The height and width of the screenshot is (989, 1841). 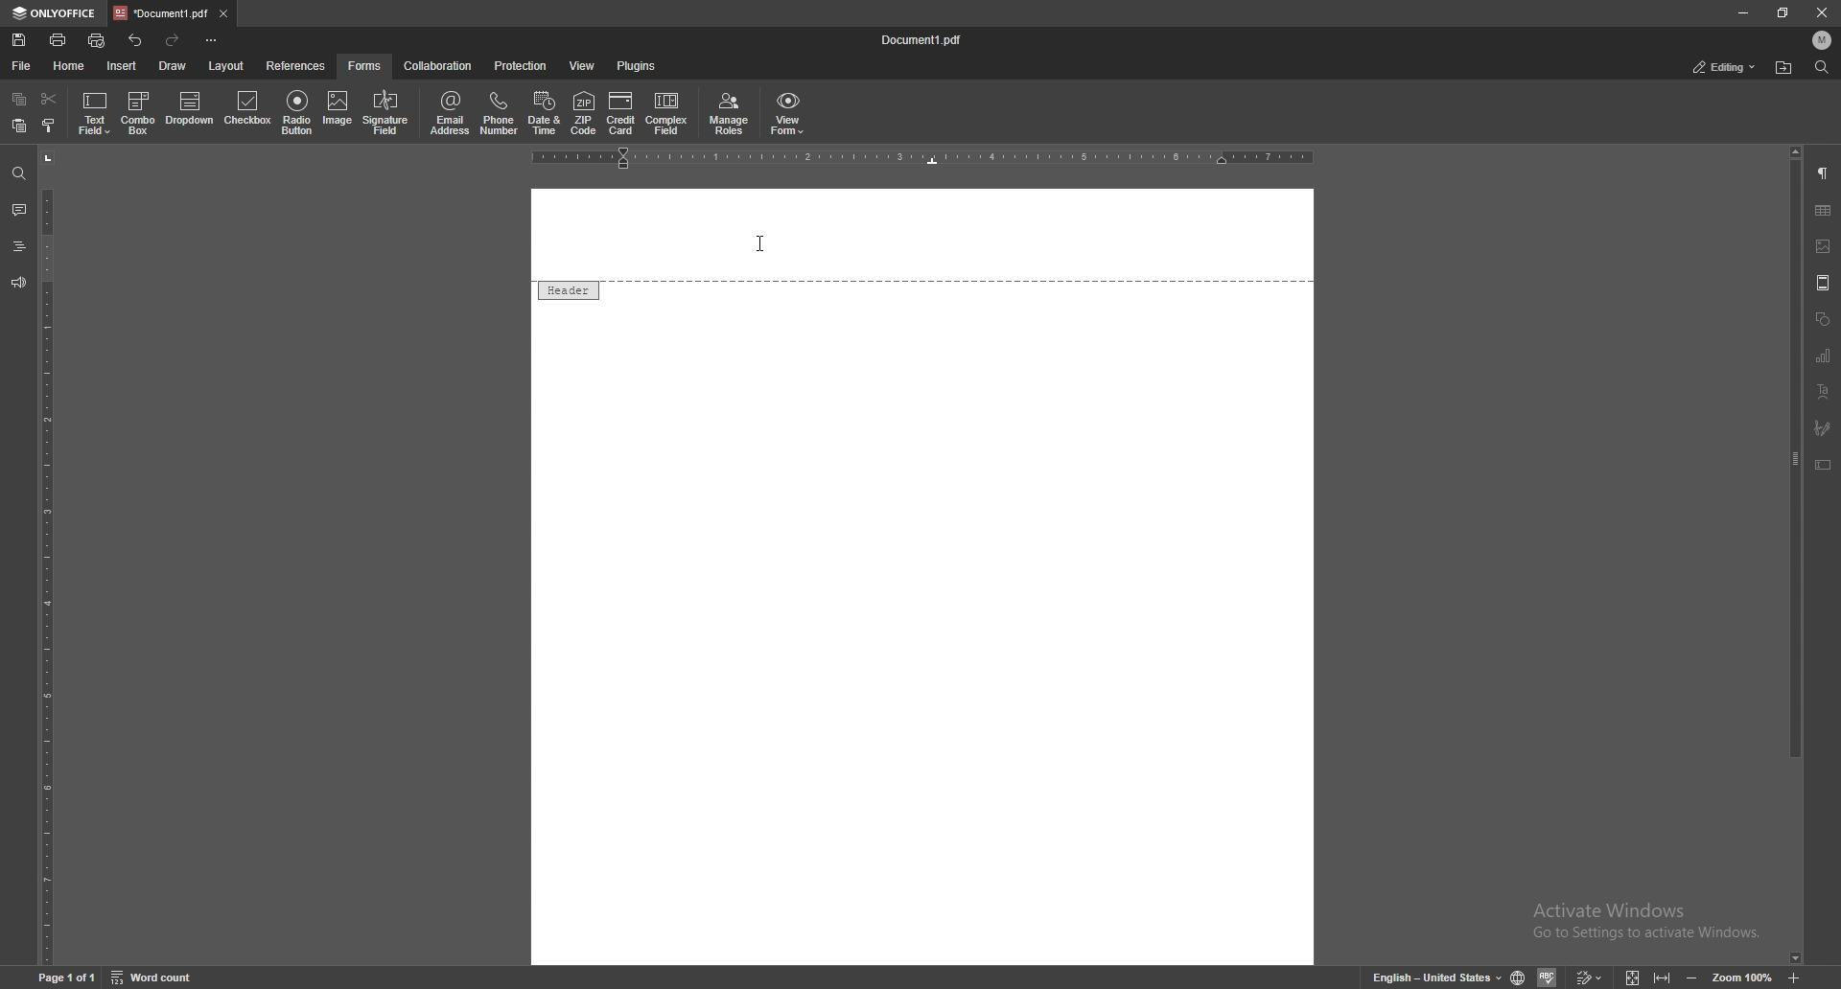 What do you see at coordinates (1433, 977) in the screenshot?
I see `change text language` at bounding box center [1433, 977].